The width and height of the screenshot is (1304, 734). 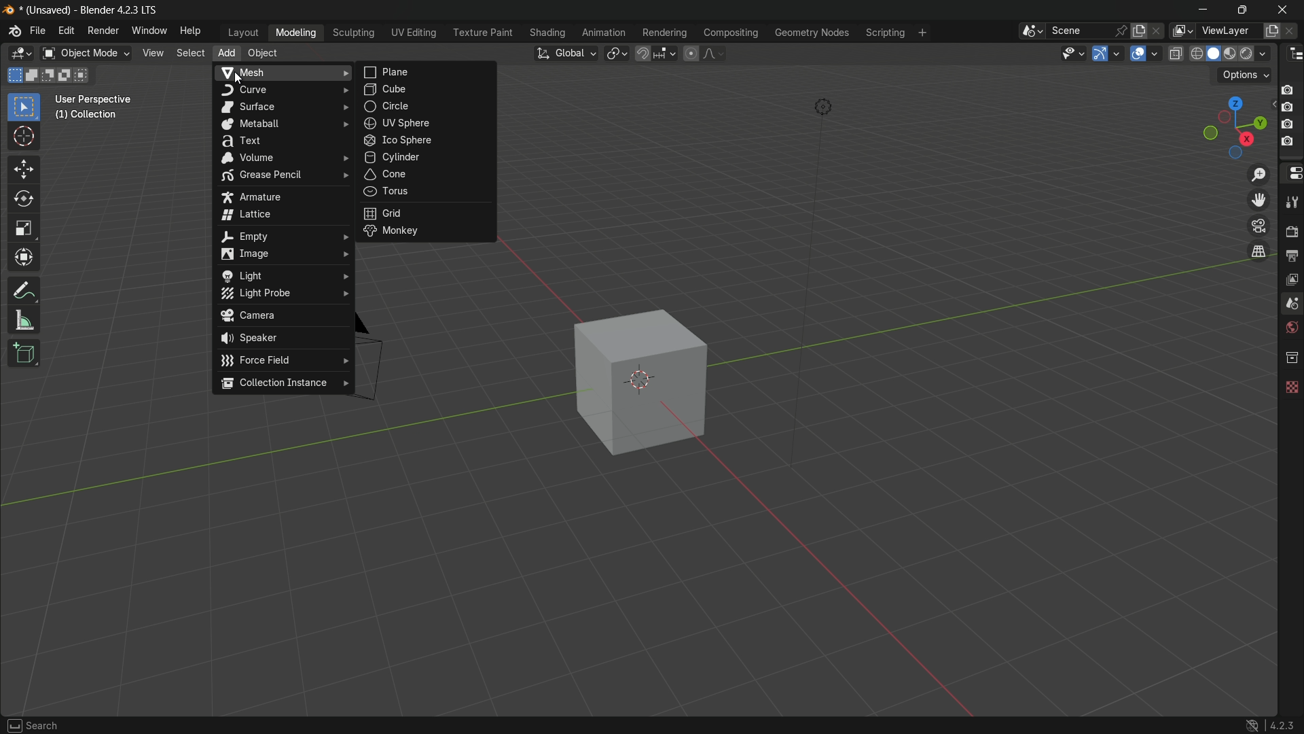 What do you see at coordinates (18, 54) in the screenshot?
I see `3d viewport` at bounding box center [18, 54].